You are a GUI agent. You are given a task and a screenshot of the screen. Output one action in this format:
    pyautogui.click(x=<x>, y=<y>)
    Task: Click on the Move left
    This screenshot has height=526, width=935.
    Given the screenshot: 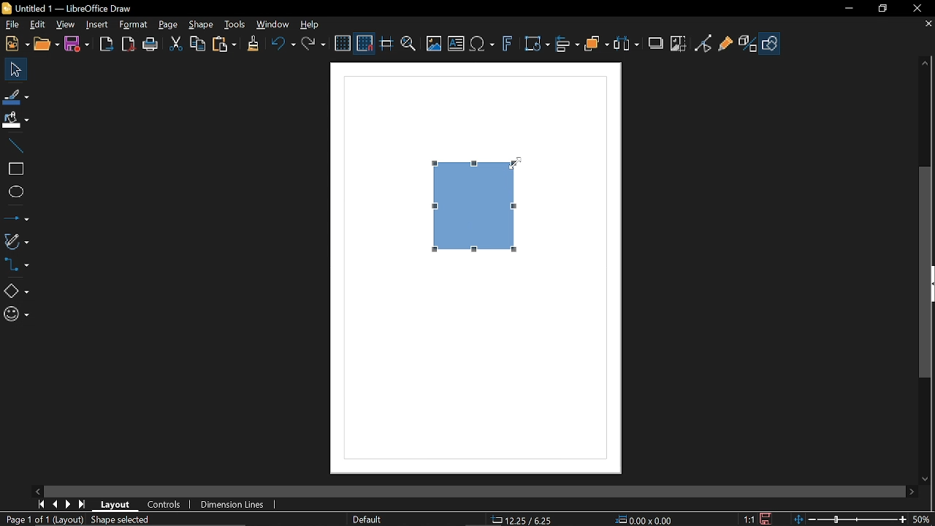 What is the action you would take?
    pyautogui.click(x=36, y=489)
    